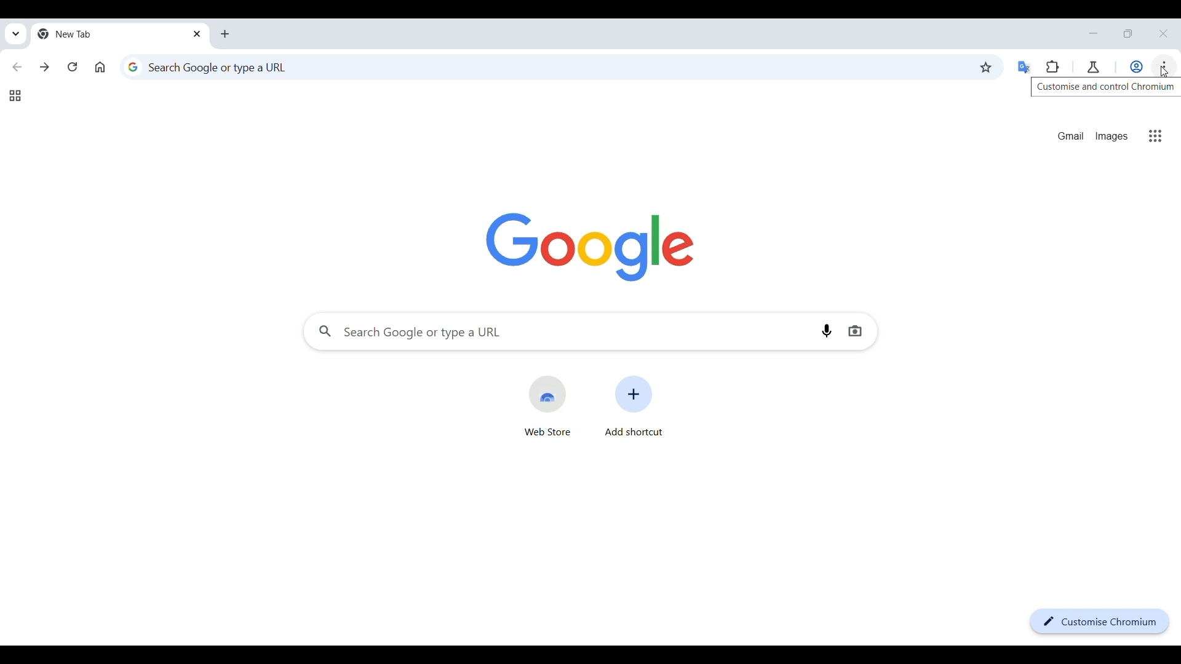 The height and width of the screenshot is (664, 1181). I want to click on images, so click(1111, 136).